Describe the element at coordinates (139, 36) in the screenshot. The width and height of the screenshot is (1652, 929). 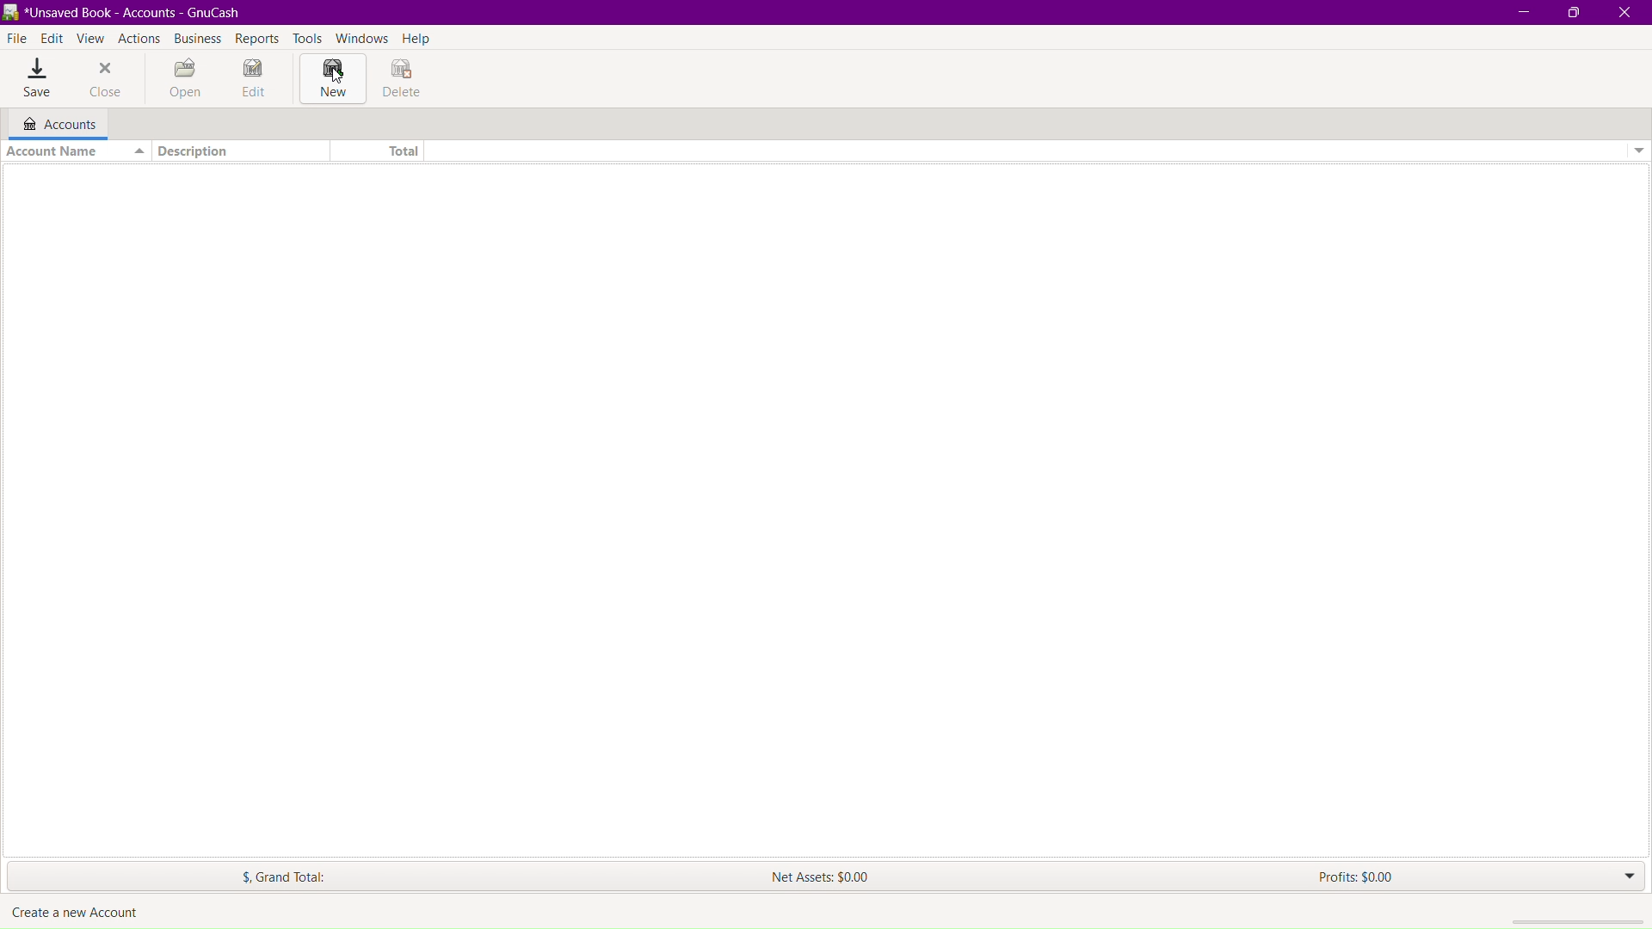
I see `Actions` at that location.